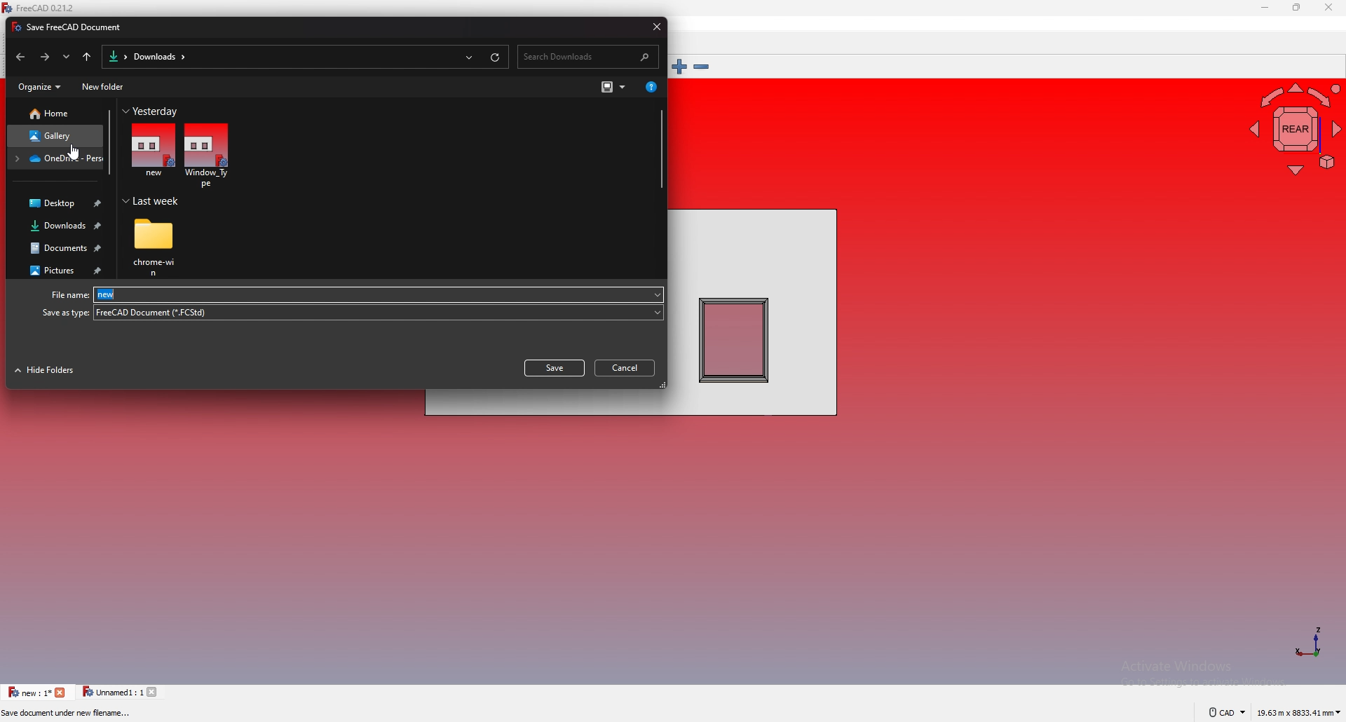 This screenshot has width=1346, height=722. Describe the element at coordinates (1298, 7) in the screenshot. I see `resize` at that location.